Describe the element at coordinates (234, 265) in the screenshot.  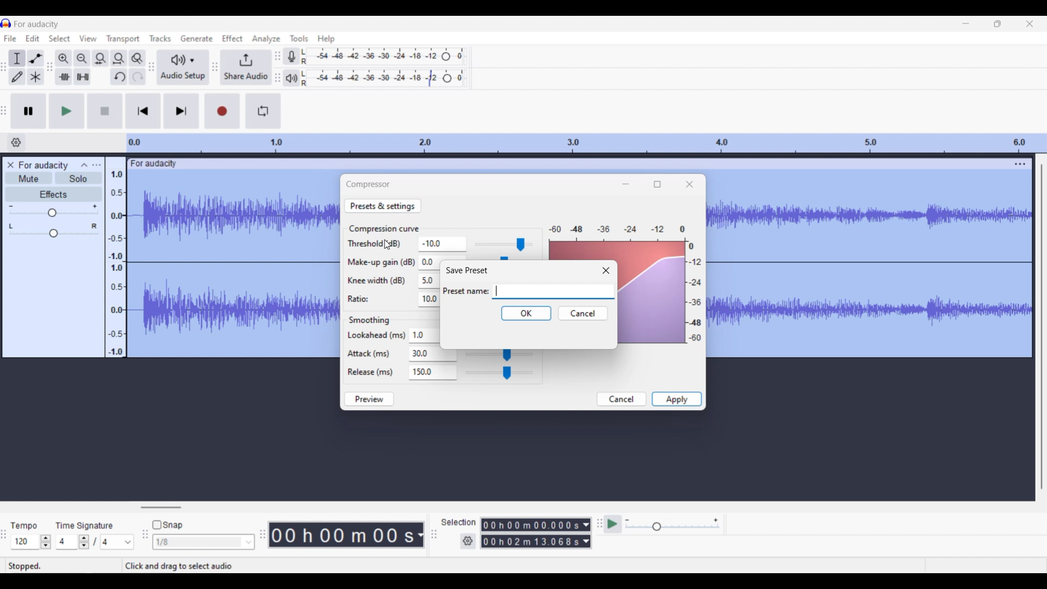
I see `Current track` at that location.